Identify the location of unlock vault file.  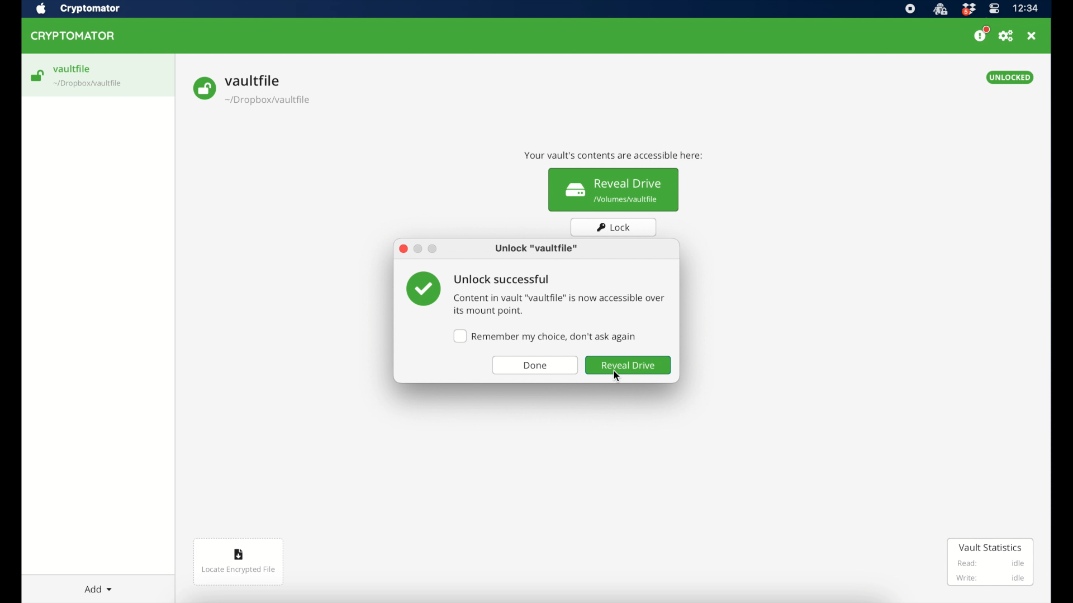
(537, 248).